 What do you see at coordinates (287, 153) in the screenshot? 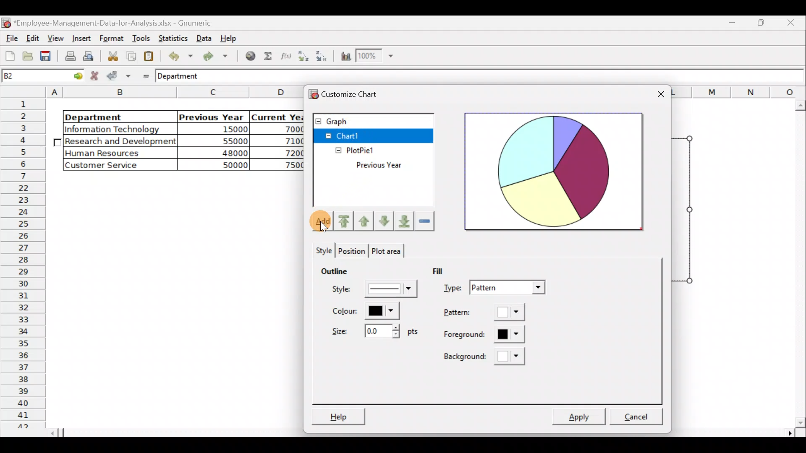
I see `72000` at bounding box center [287, 153].